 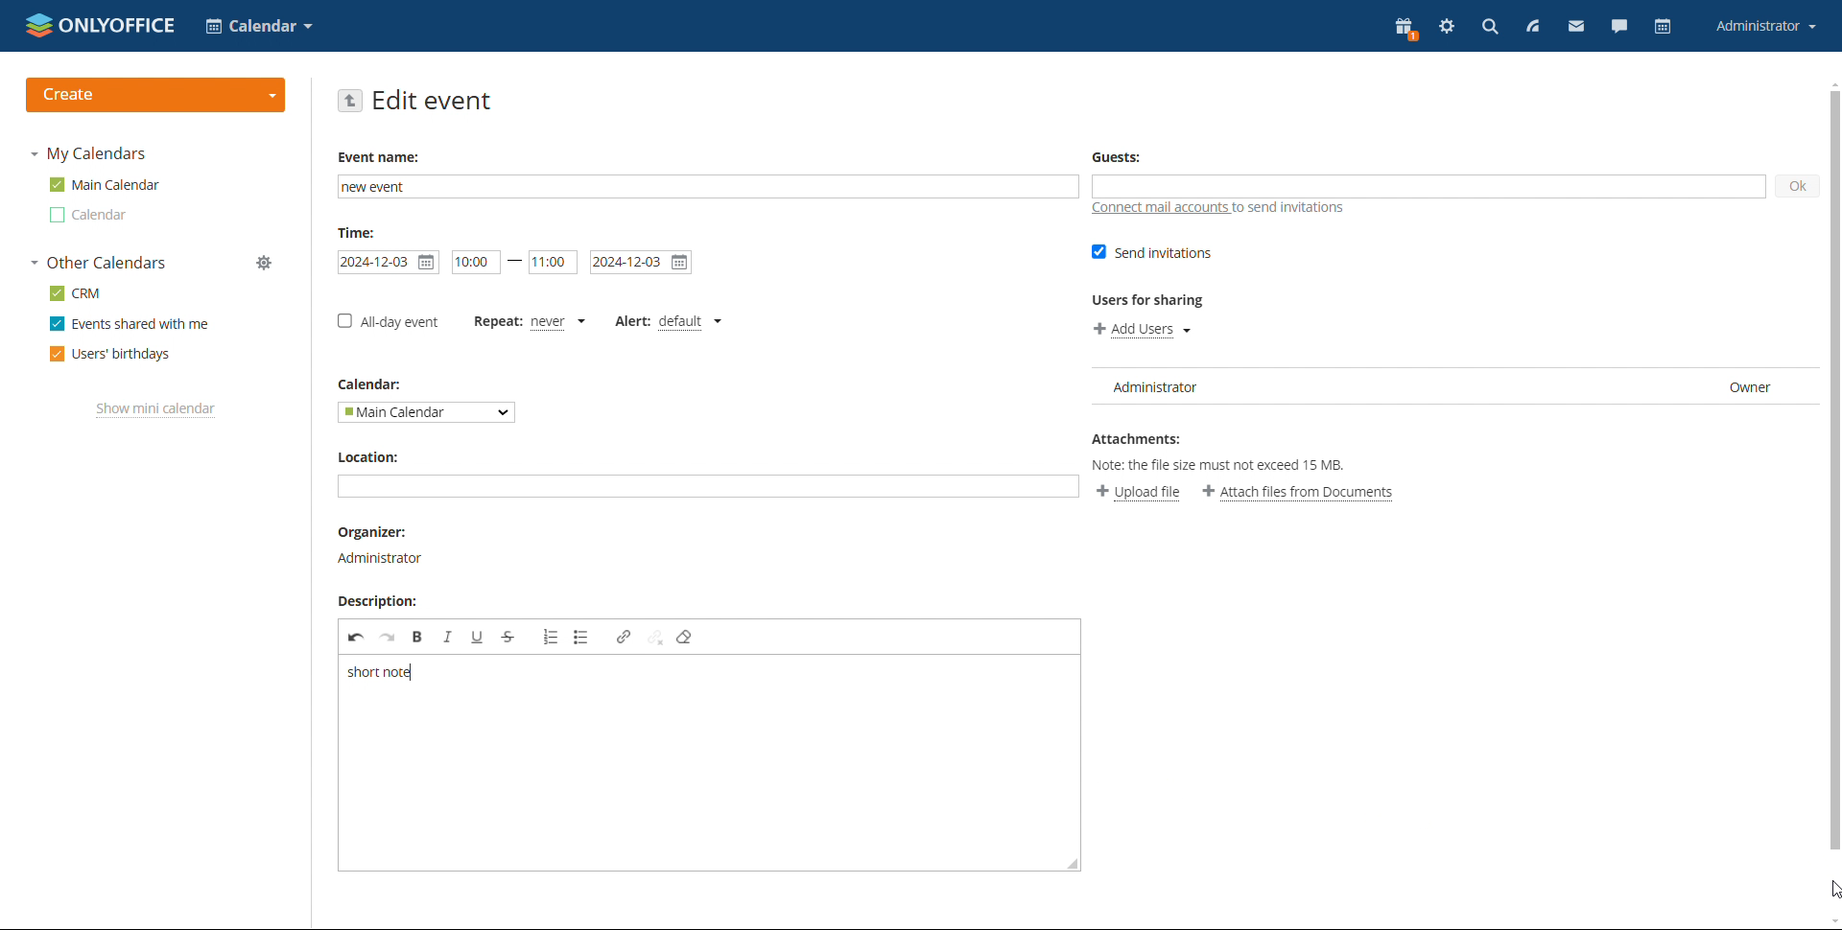 What do you see at coordinates (1449, 386) in the screenshot?
I see `user list` at bounding box center [1449, 386].